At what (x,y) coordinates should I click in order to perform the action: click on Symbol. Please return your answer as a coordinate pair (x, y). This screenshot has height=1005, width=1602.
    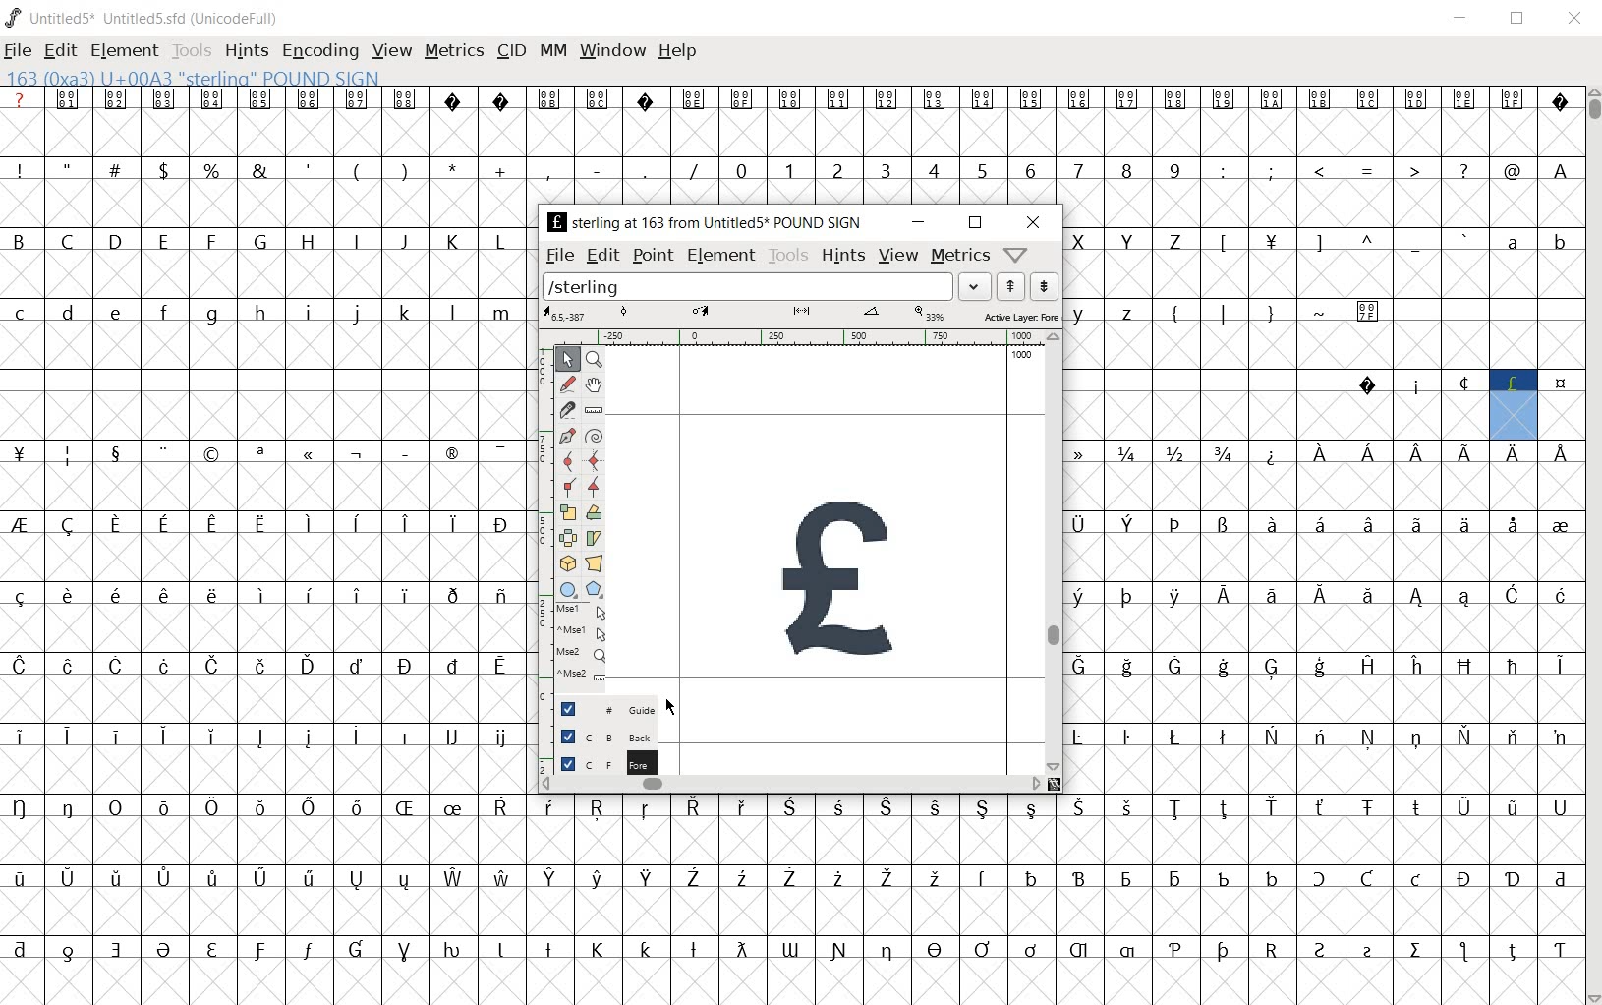
    Looking at the image, I should click on (1464, 953).